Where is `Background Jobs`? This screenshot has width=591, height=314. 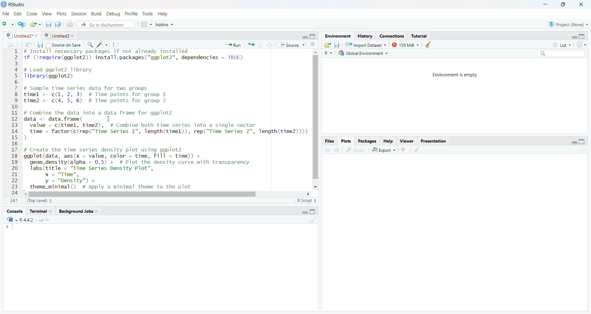
Background Jobs is located at coordinates (78, 211).